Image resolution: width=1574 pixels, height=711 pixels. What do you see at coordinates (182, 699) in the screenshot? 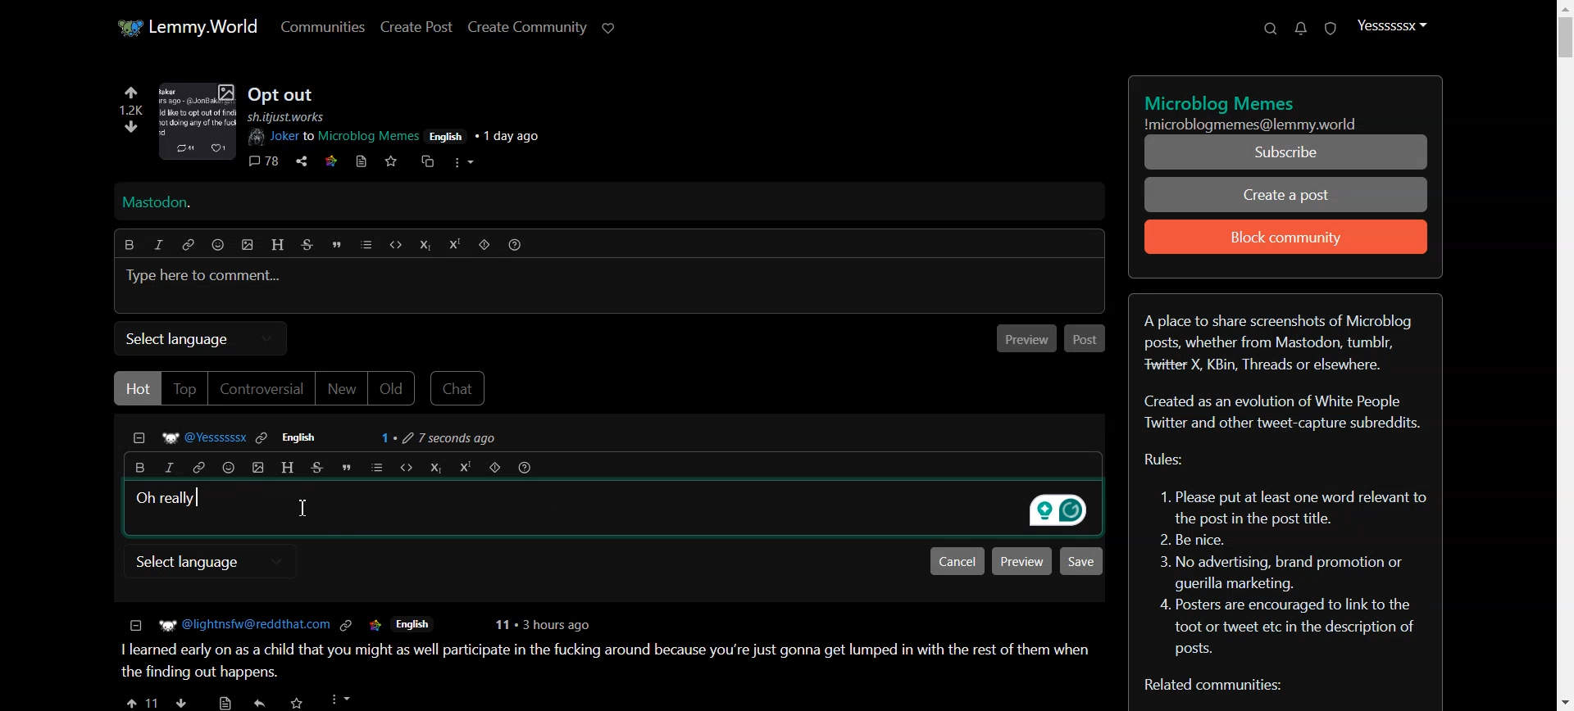
I see `downvote` at bounding box center [182, 699].